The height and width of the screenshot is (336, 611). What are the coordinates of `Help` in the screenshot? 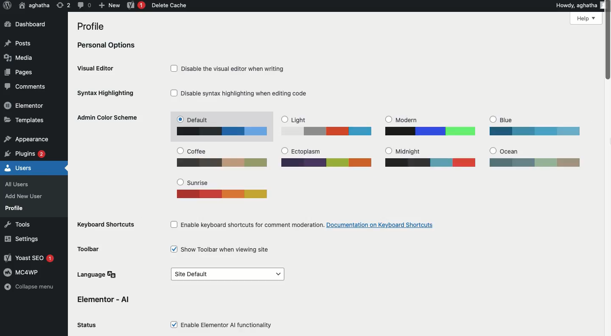 It's located at (586, 19).